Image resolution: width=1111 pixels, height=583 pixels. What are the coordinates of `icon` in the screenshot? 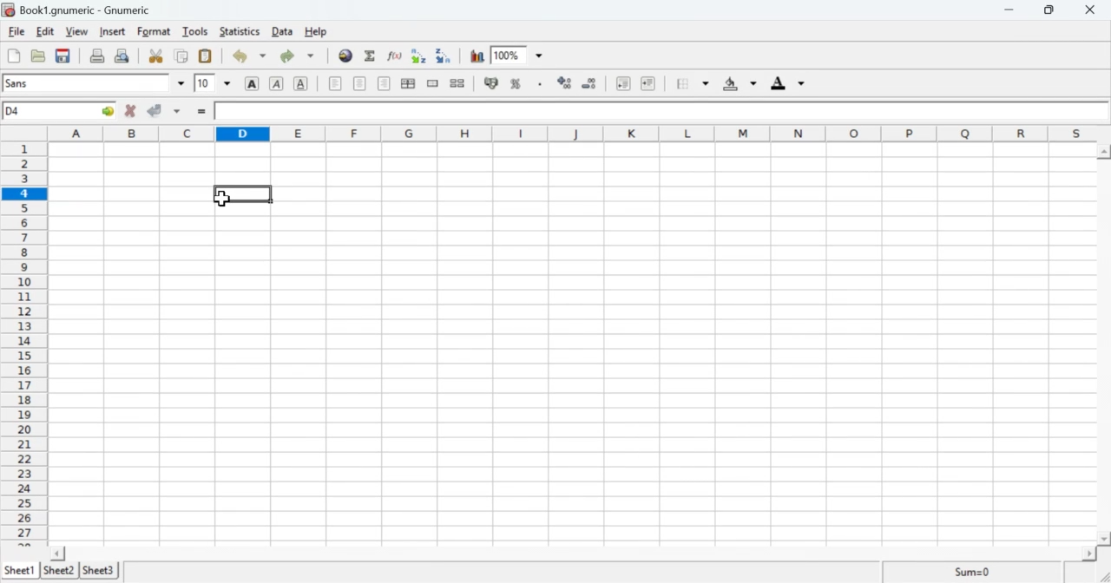 It's located at (9, 10).